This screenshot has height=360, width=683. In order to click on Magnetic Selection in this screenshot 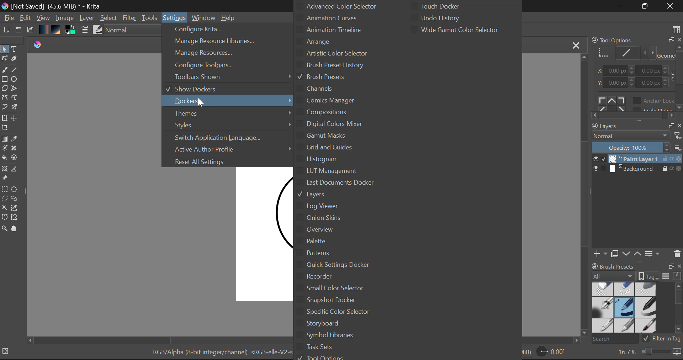, I will do `click(14, 217)`.